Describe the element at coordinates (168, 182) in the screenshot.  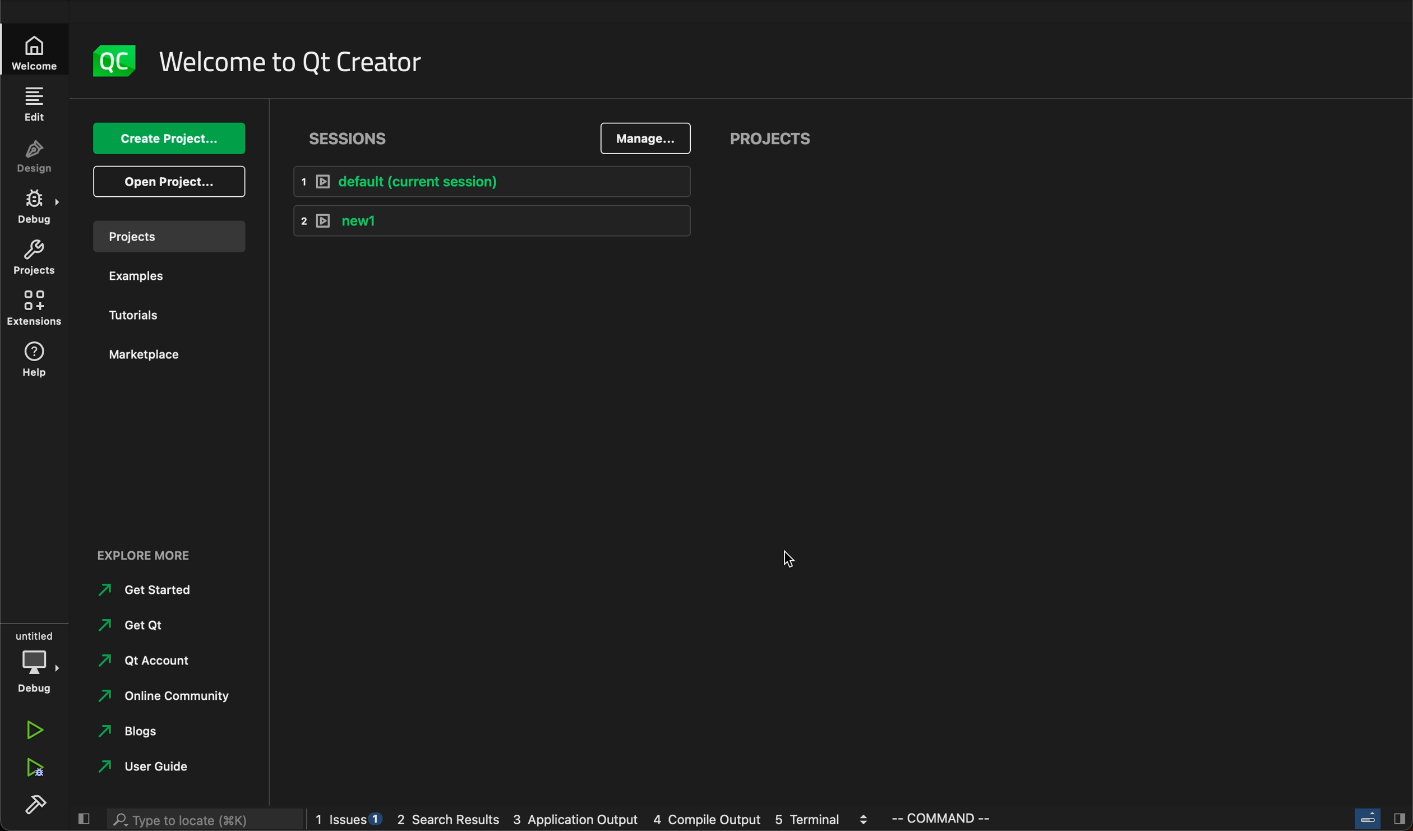
I see `open` at that location.